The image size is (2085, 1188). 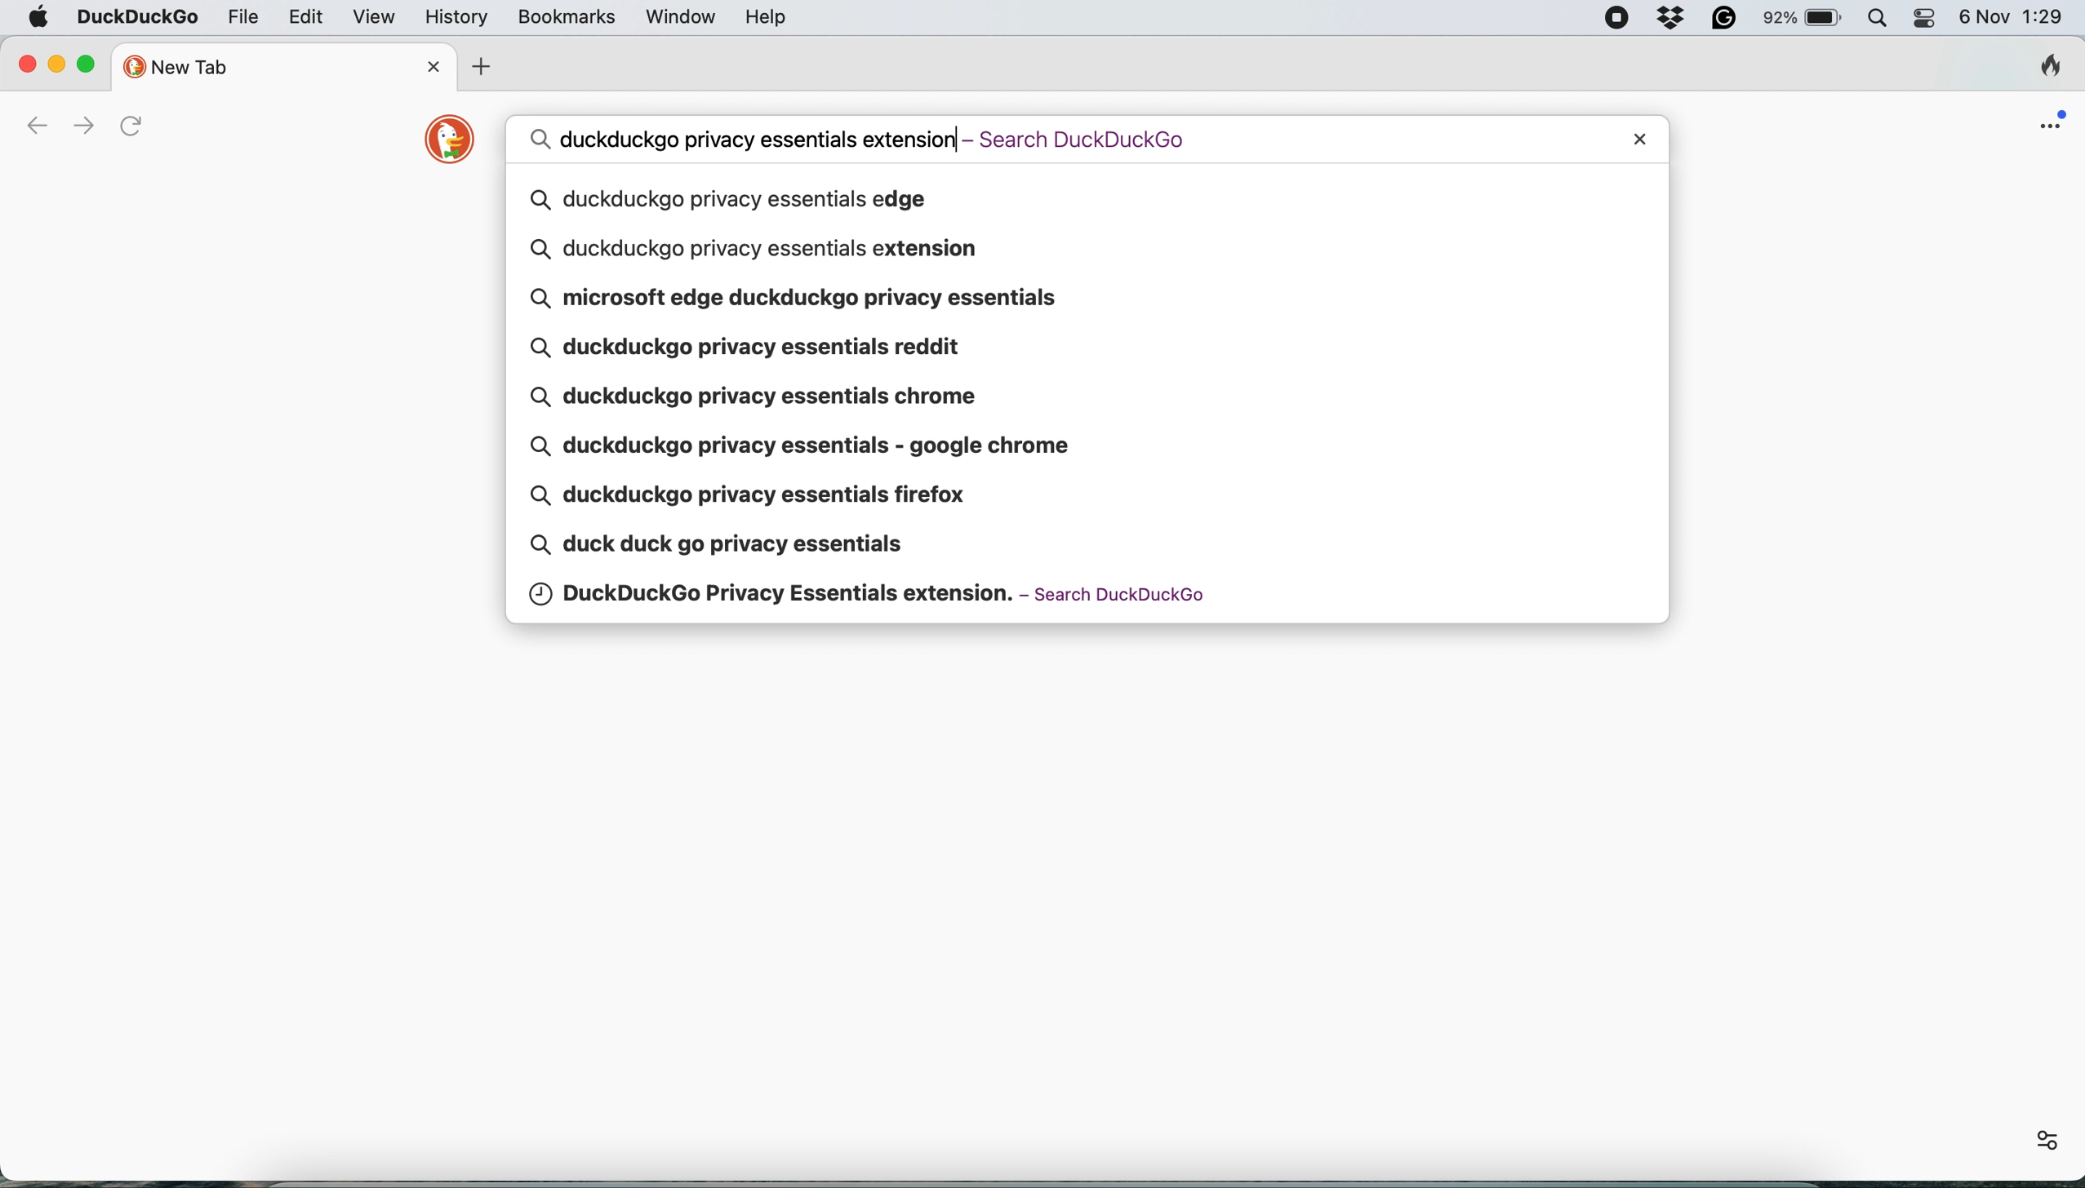 I want to click on battery, so click(x=1805, y=20).